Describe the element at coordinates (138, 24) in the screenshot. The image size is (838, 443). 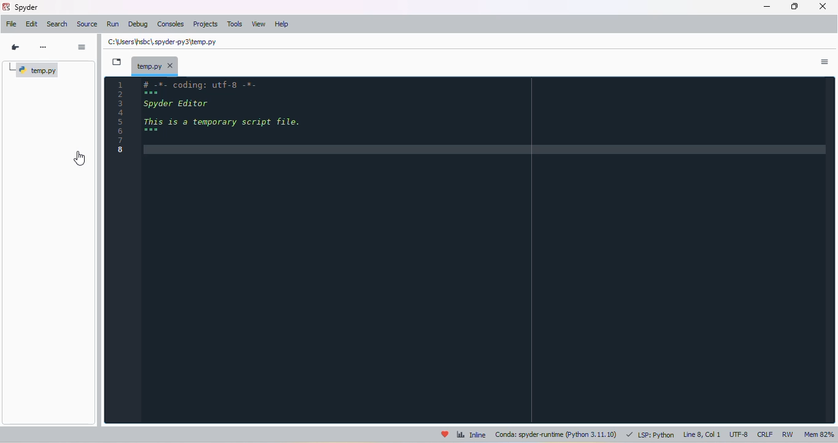
I see `debug` at that location.